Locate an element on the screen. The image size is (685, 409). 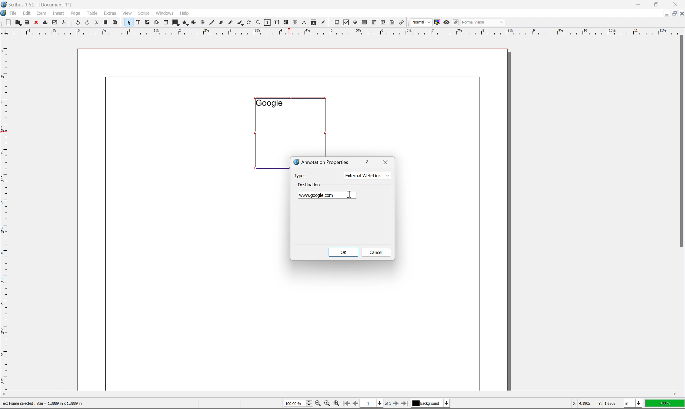
select current unit is located at coordinates (634, 404).